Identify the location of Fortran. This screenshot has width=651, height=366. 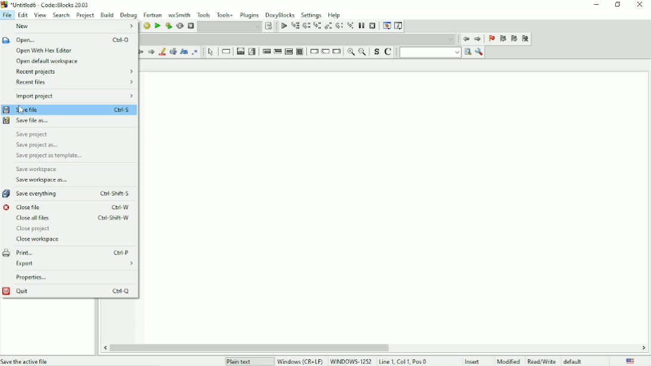
(153, 14).